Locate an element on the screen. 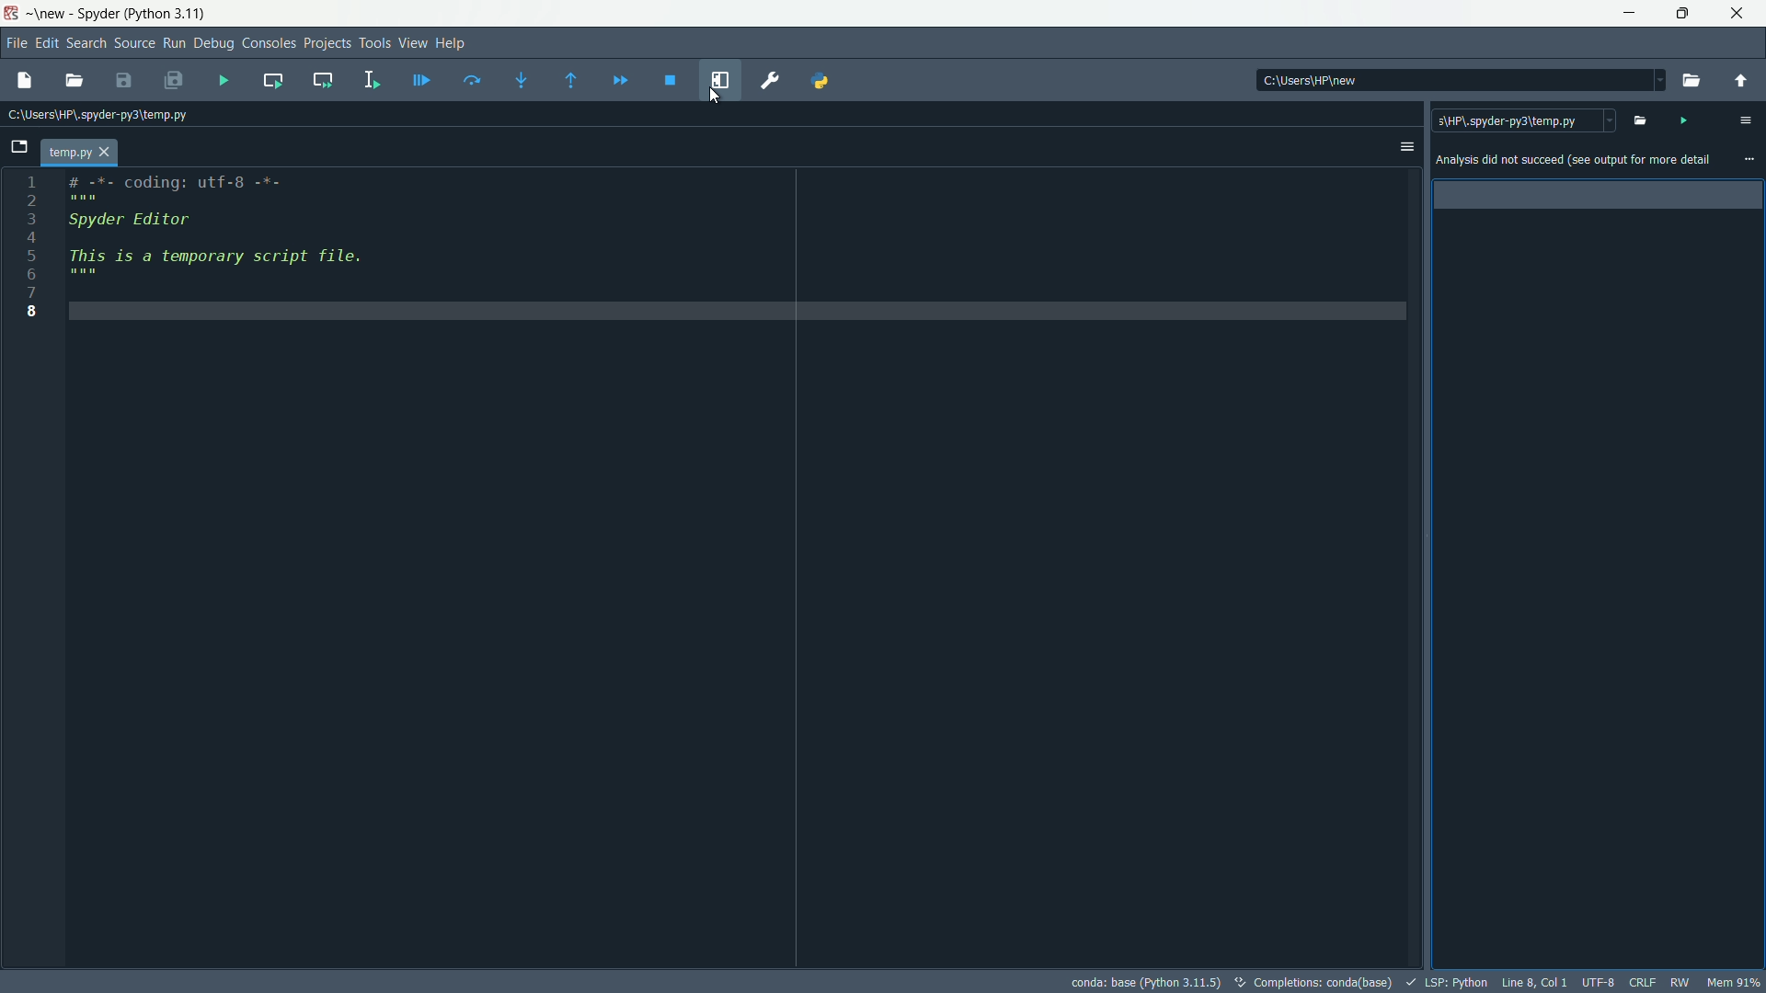  run menu is located at coordinates (173, 43).